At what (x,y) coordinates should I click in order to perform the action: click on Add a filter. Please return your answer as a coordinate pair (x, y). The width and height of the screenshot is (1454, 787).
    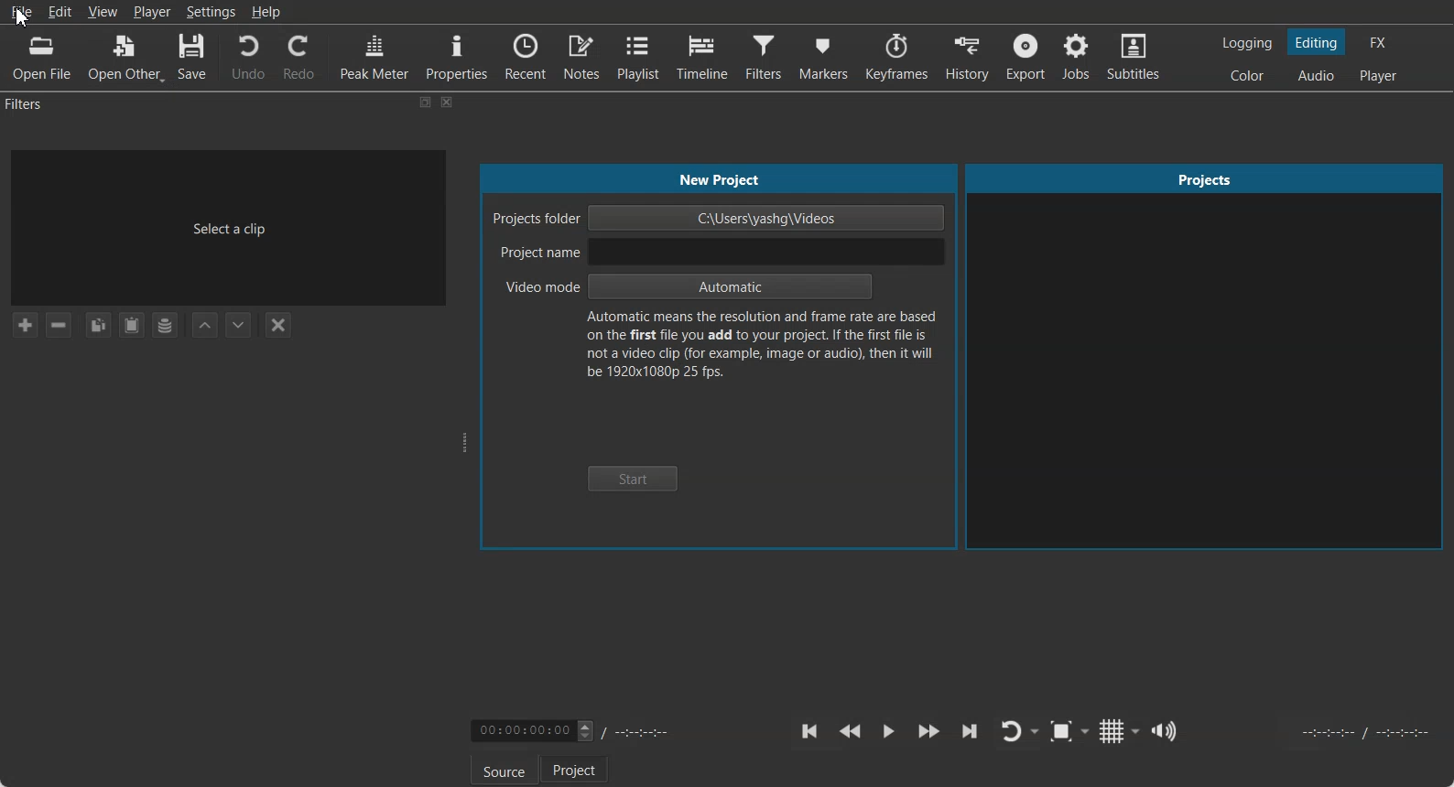
    Looking at the image, I should click on (25, 324).